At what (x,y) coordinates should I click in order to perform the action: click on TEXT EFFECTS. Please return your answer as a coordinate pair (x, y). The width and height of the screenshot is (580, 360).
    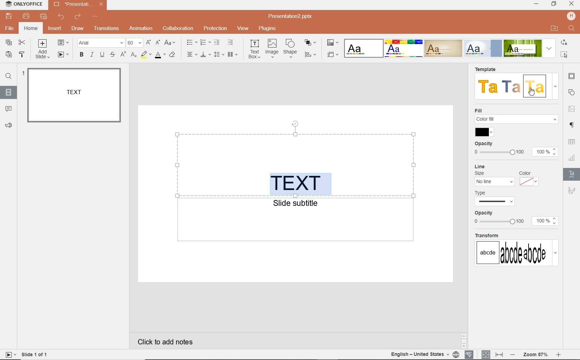
    Looking at the image, I should click on (449, 48).